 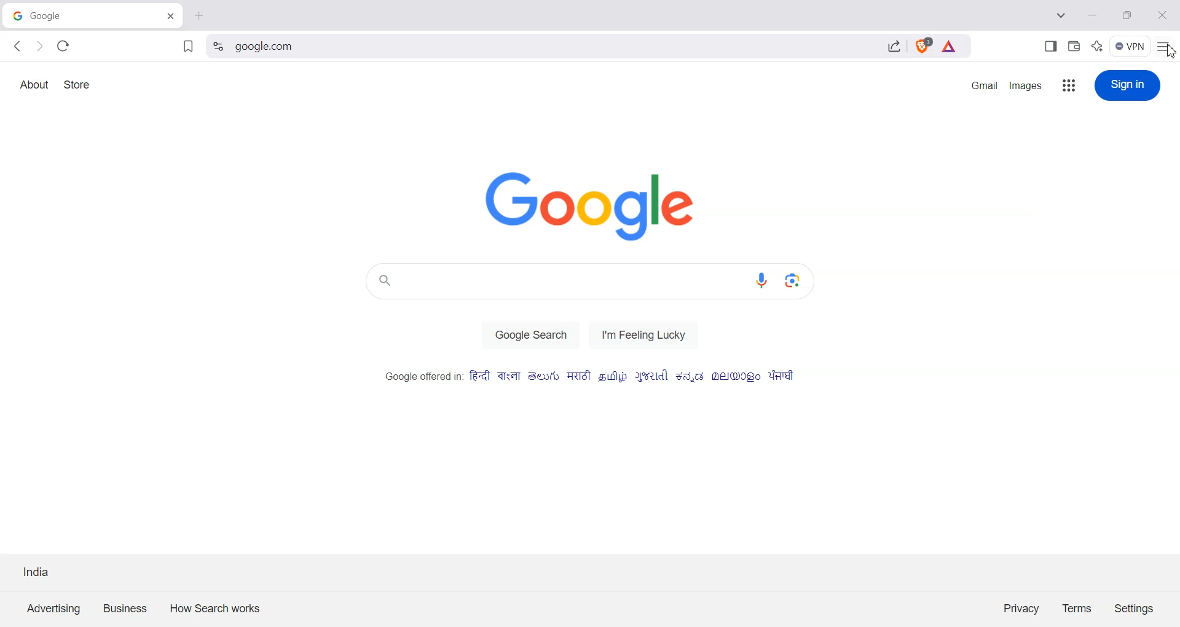 I want to click on Logo, so click(x=601, y=205).